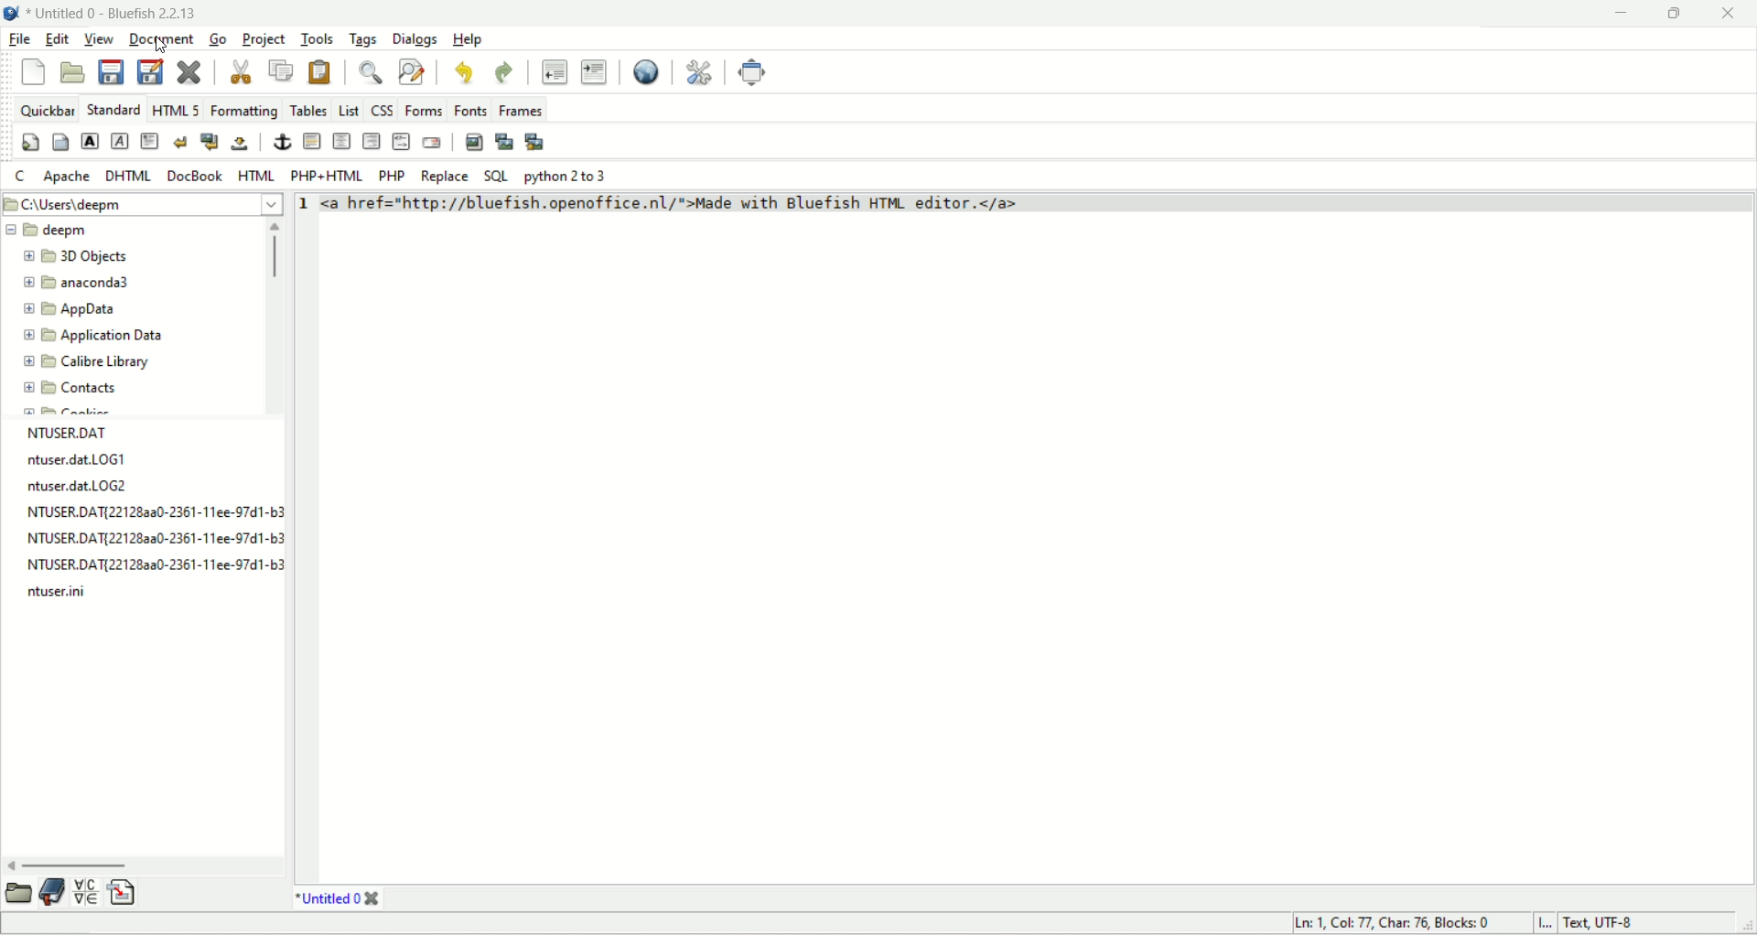 Image resolution: width=1757 pixels, height=935 pixels. I want to click on ln, col, char, blocks, so click(1386, 923).